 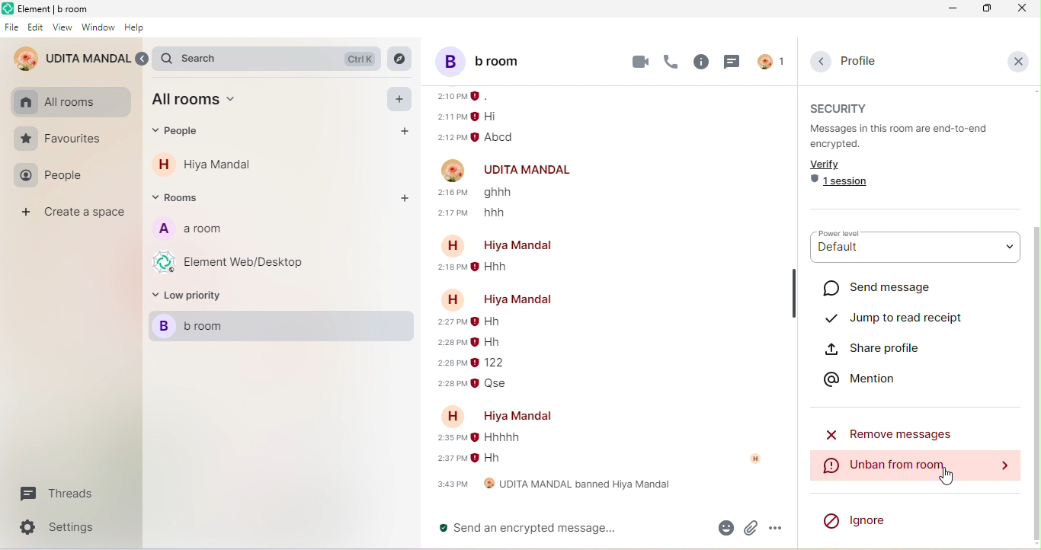 I want to click on people, so click(x=53, y=177).